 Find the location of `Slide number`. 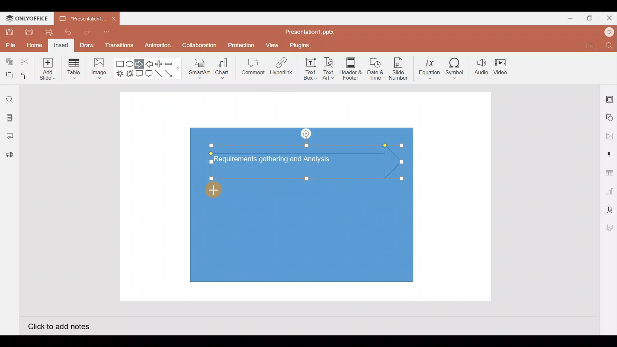

Slide number is located at coordinates (398, 69).